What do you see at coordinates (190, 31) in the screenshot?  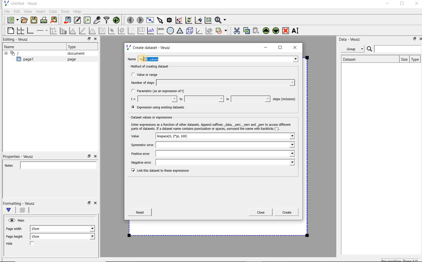 I see `3d scene` at bounding box center [190, 31].